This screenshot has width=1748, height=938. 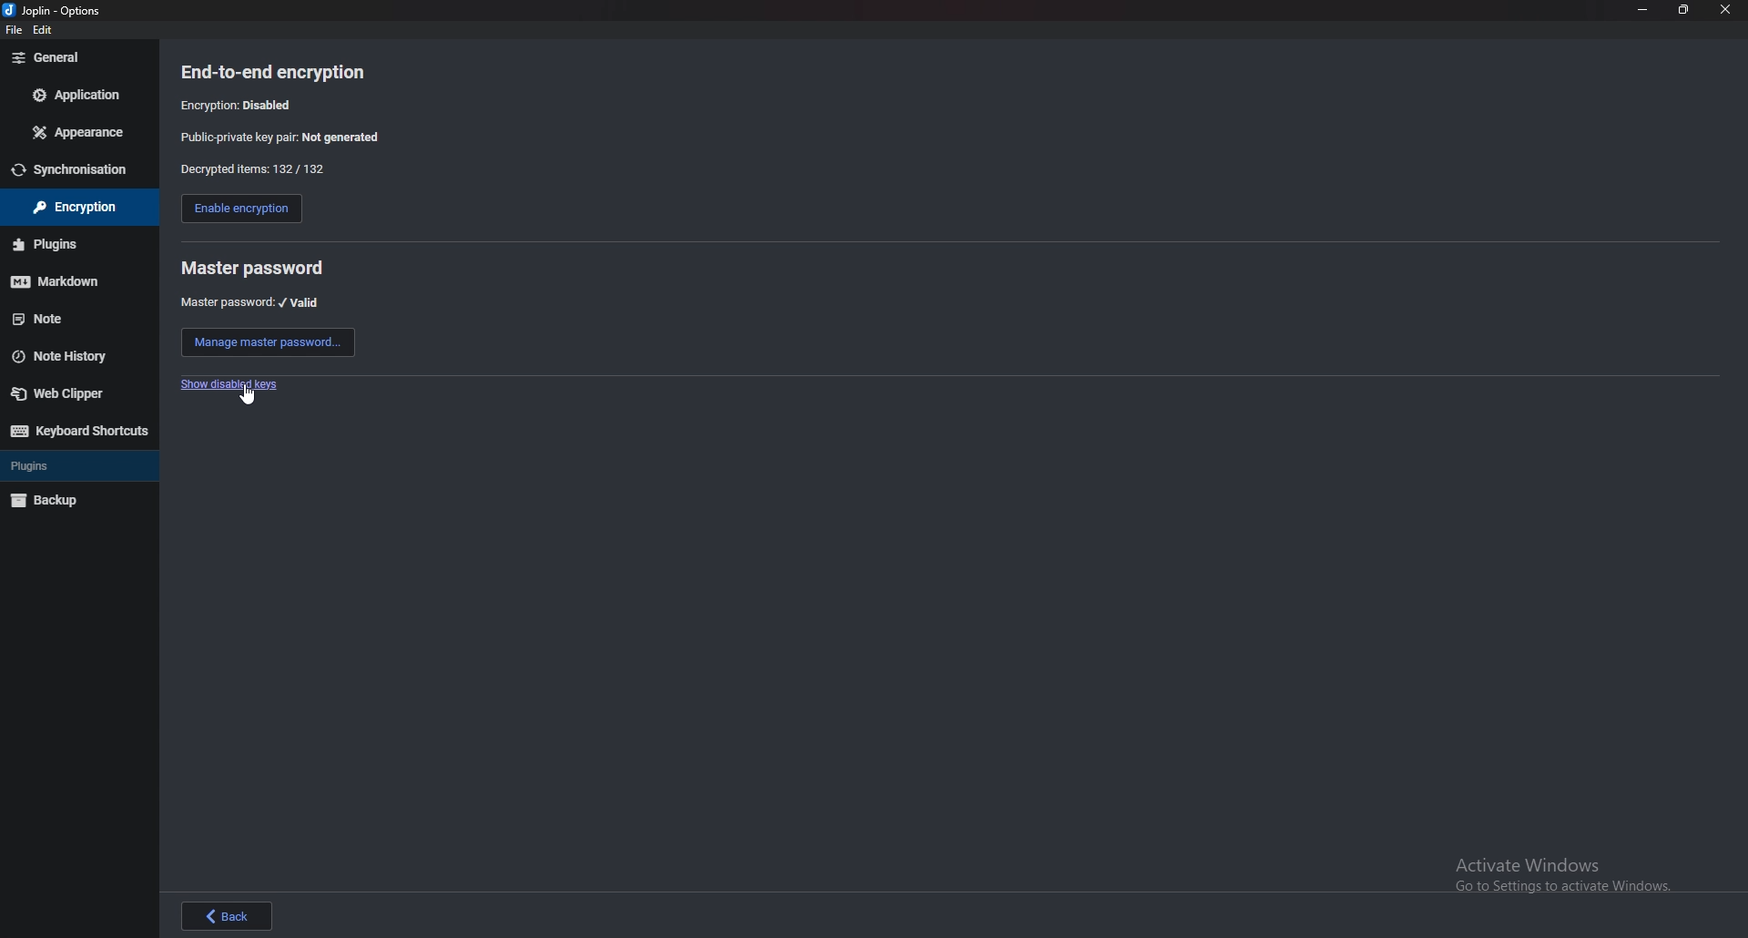 What do you see at coordinates (280, 70) in the screenshot?
I see `end to end encryption` at bounding box center [280, 70].